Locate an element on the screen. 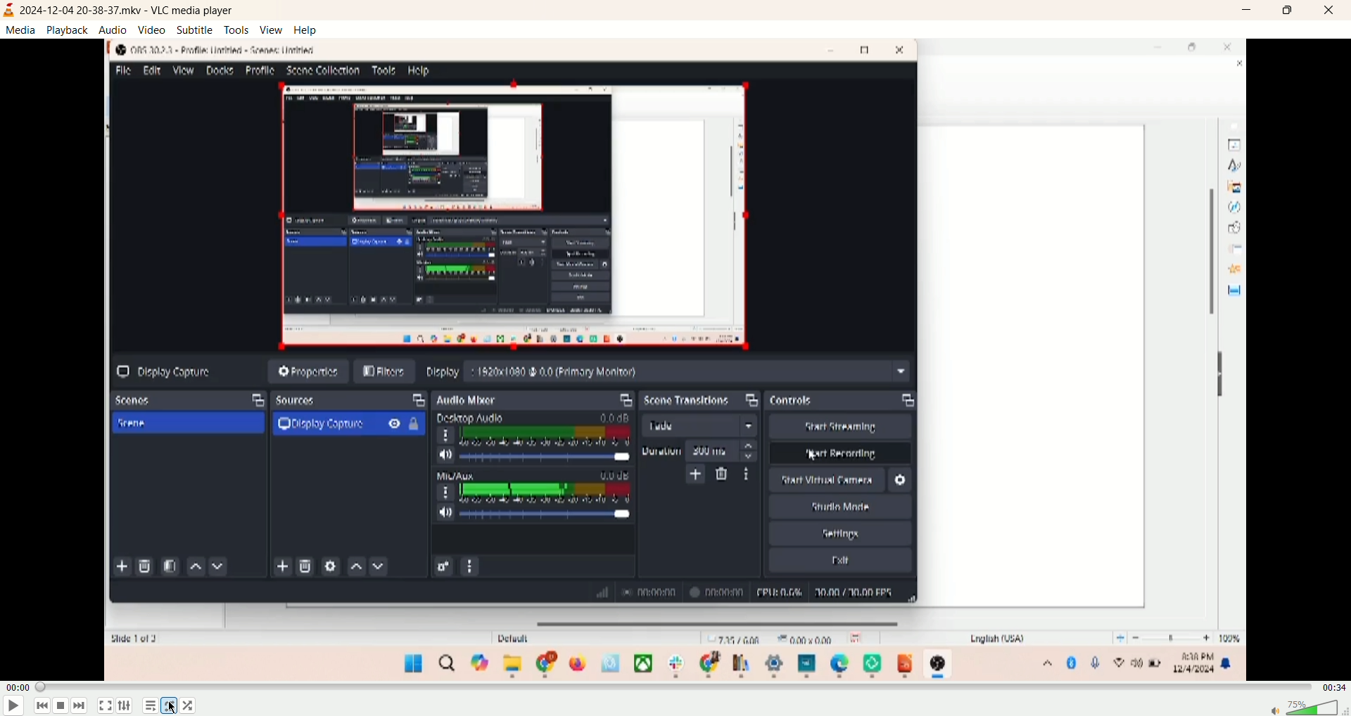 This screenshot has height=716, width=1351. fullscreen is located at coordinates (106, 706).